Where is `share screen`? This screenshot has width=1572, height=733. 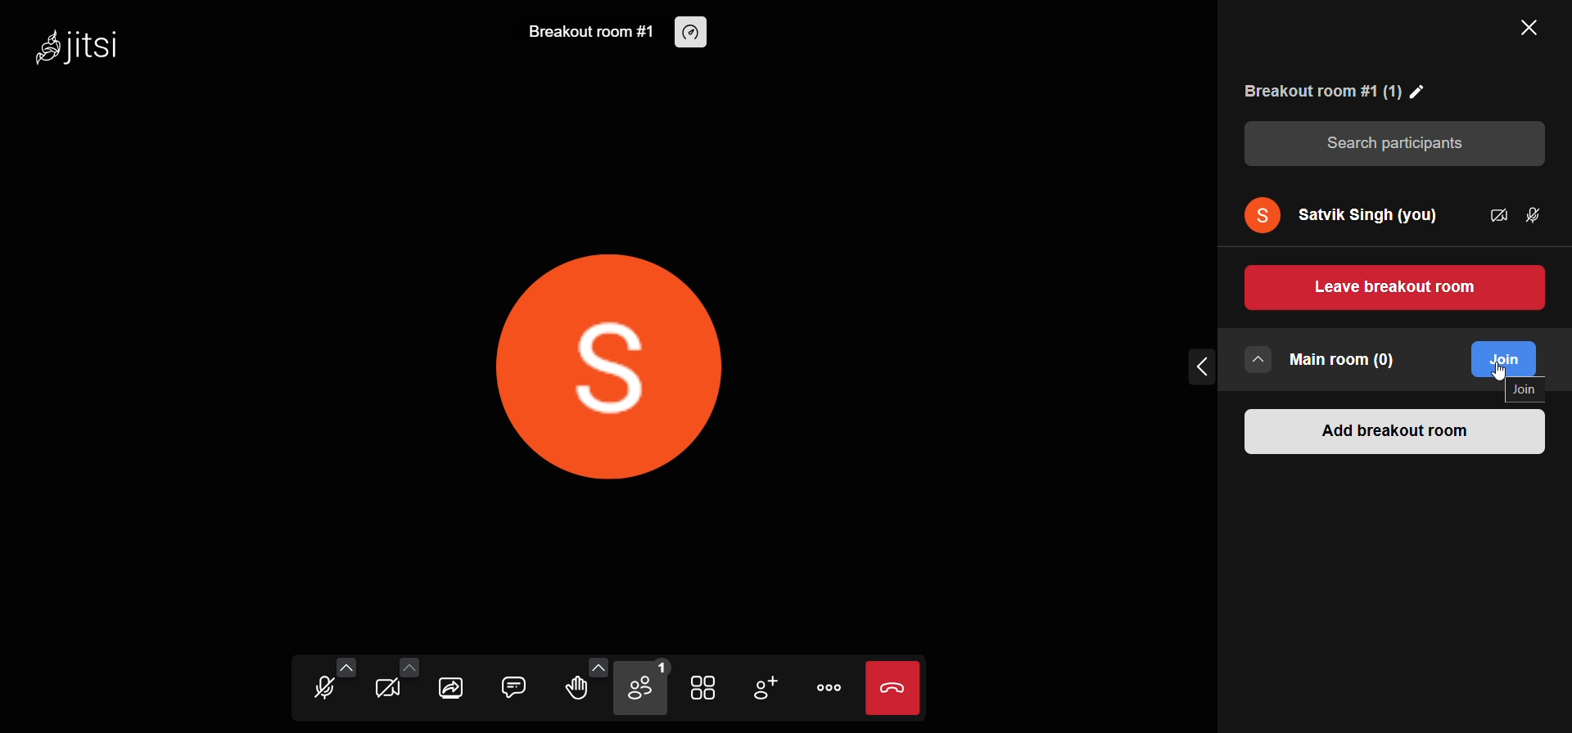 share screen is located at coordinates (454, 688).